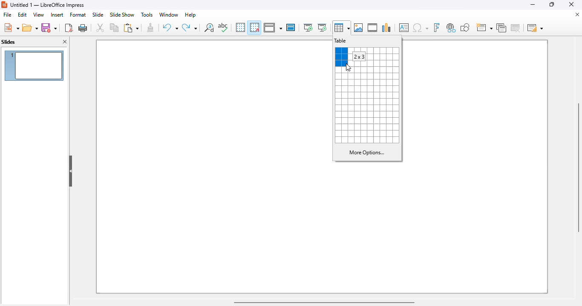 Image resolution: width=582 pixels, height=306 pixels. I want to click on print, so click(83, 28).